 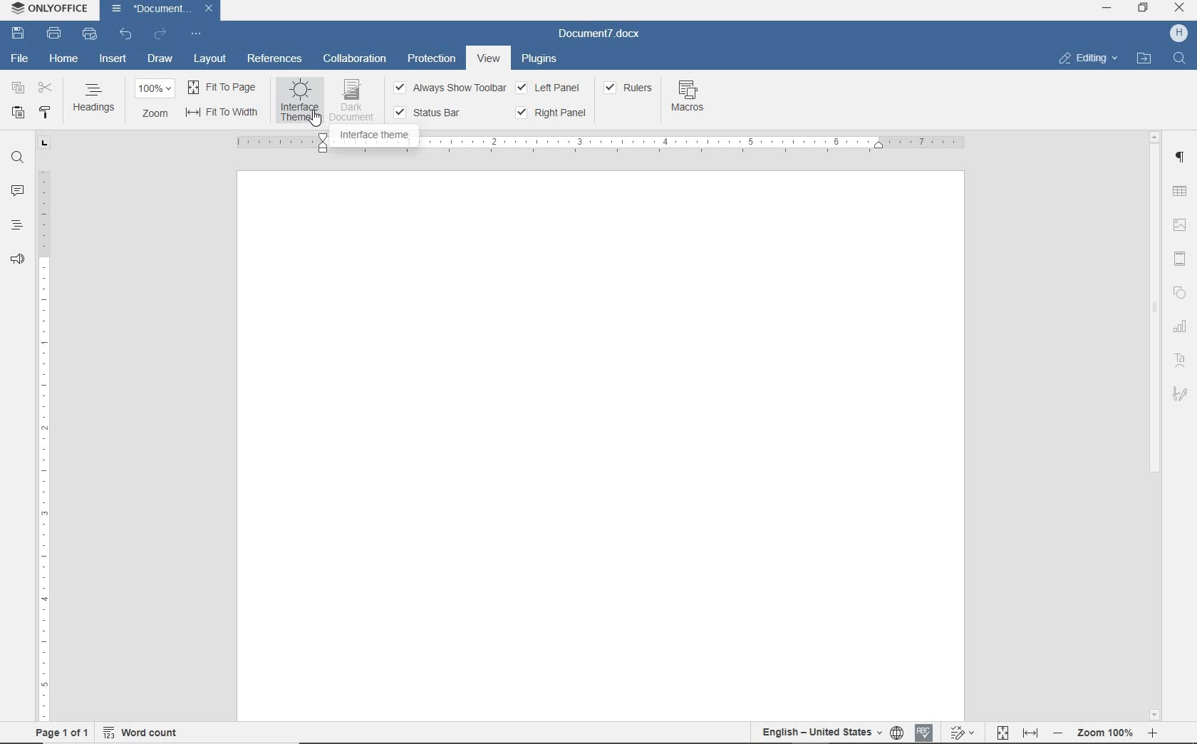 I want to click on VIEW, so click(x=489, y=58).